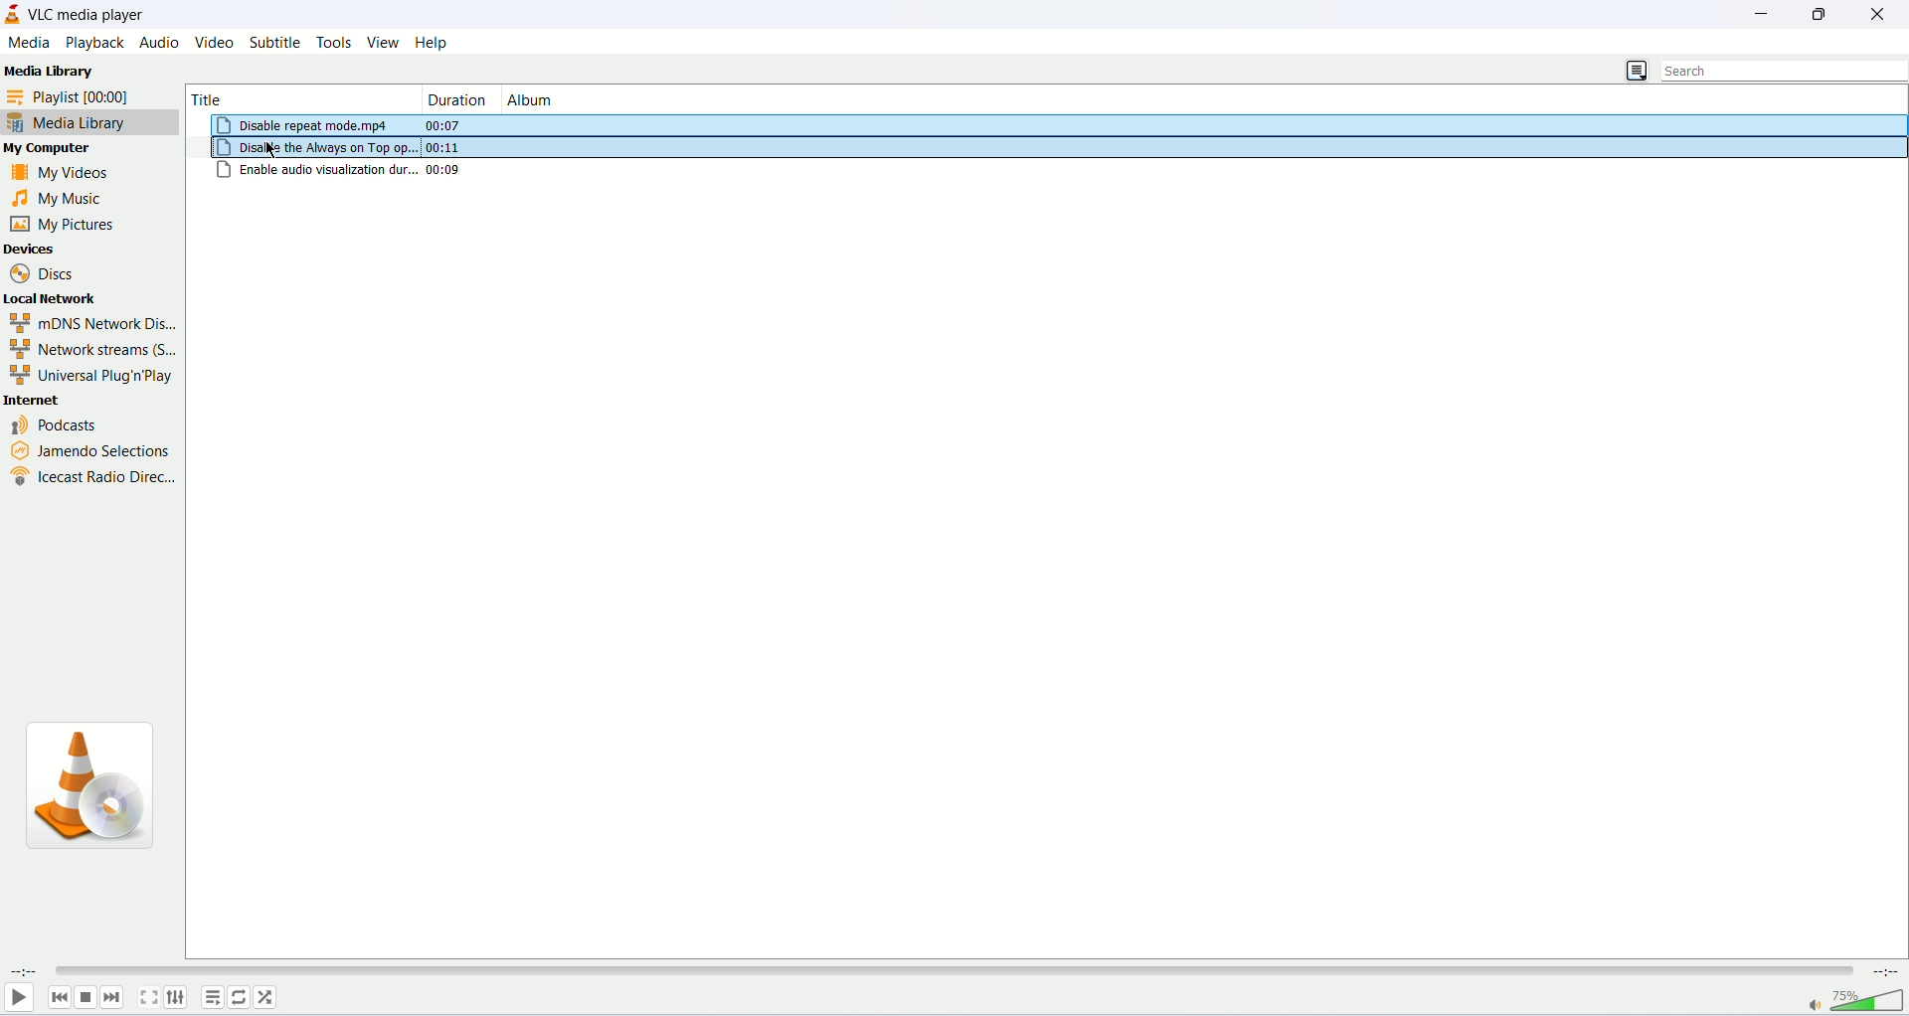 The image size is (1909, 1016). What do you see at coordinates (446, 169) in the screenshot?
I see `00:09` at bounding box center [446, 169].